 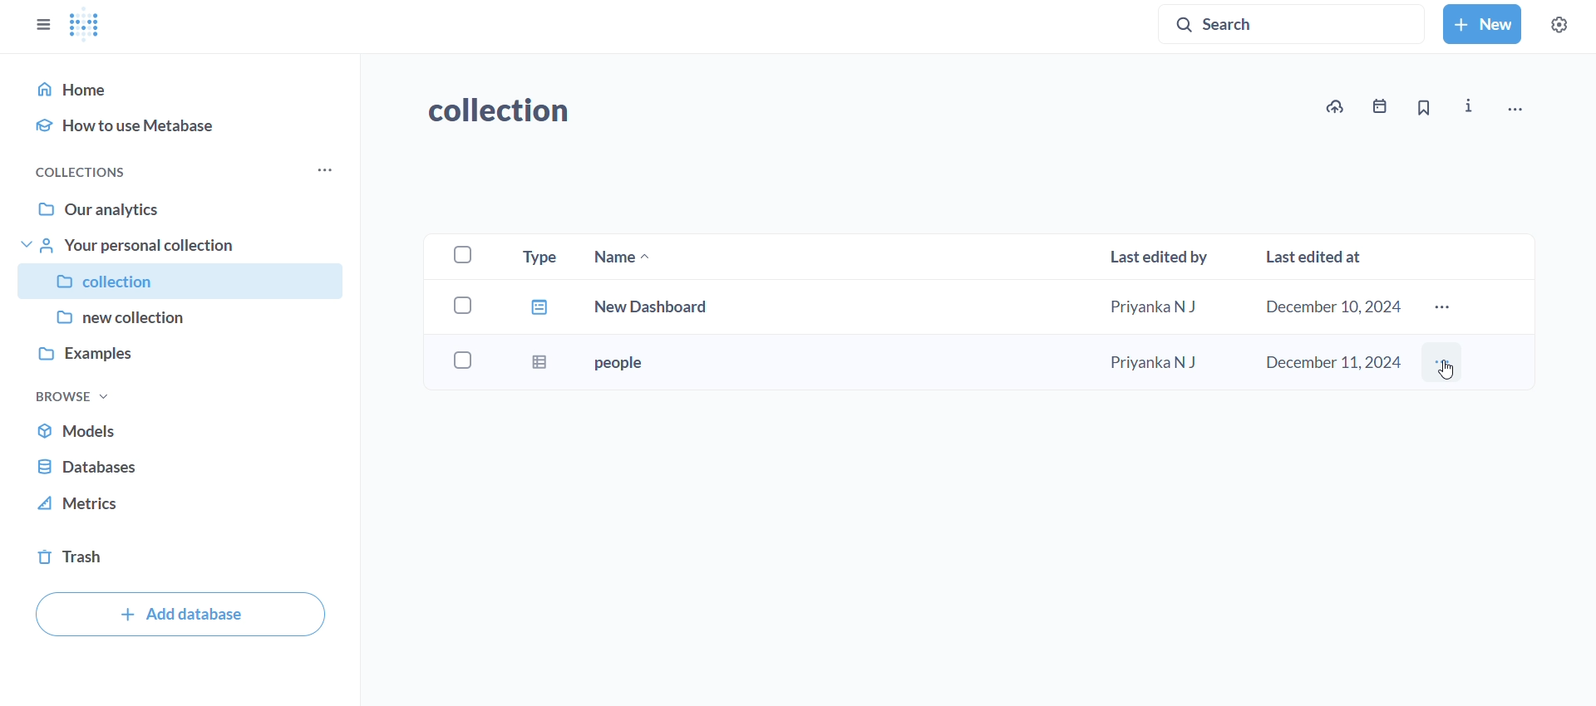 I want to click on people, so click(x=616, y=361).